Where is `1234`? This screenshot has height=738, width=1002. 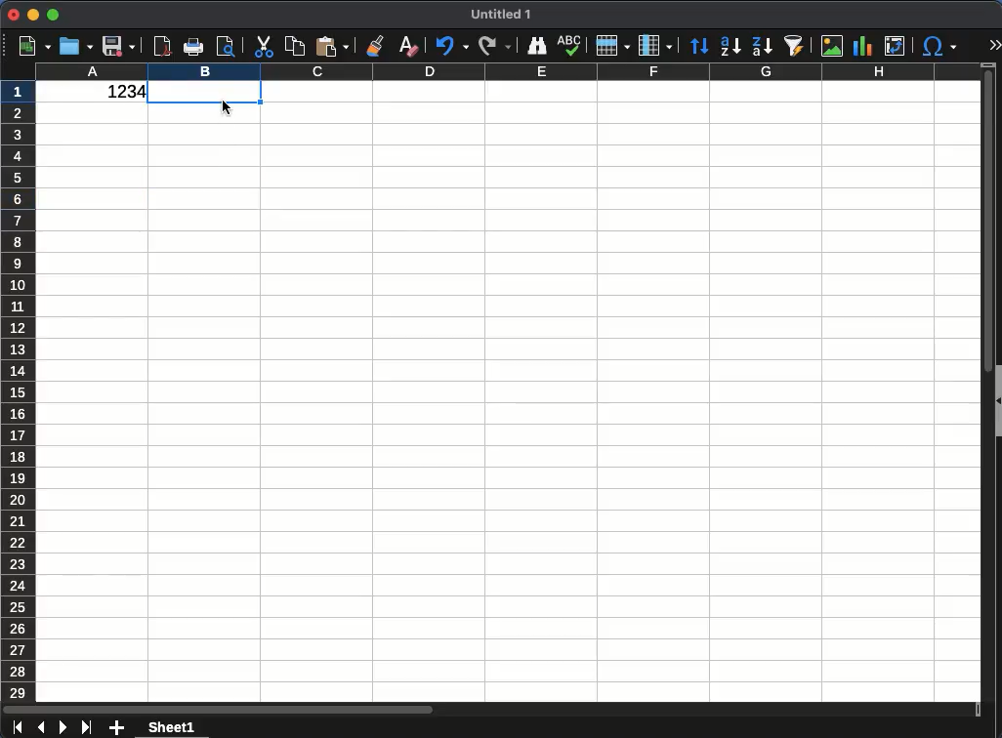 1234 is located at coordinates (121, 93).